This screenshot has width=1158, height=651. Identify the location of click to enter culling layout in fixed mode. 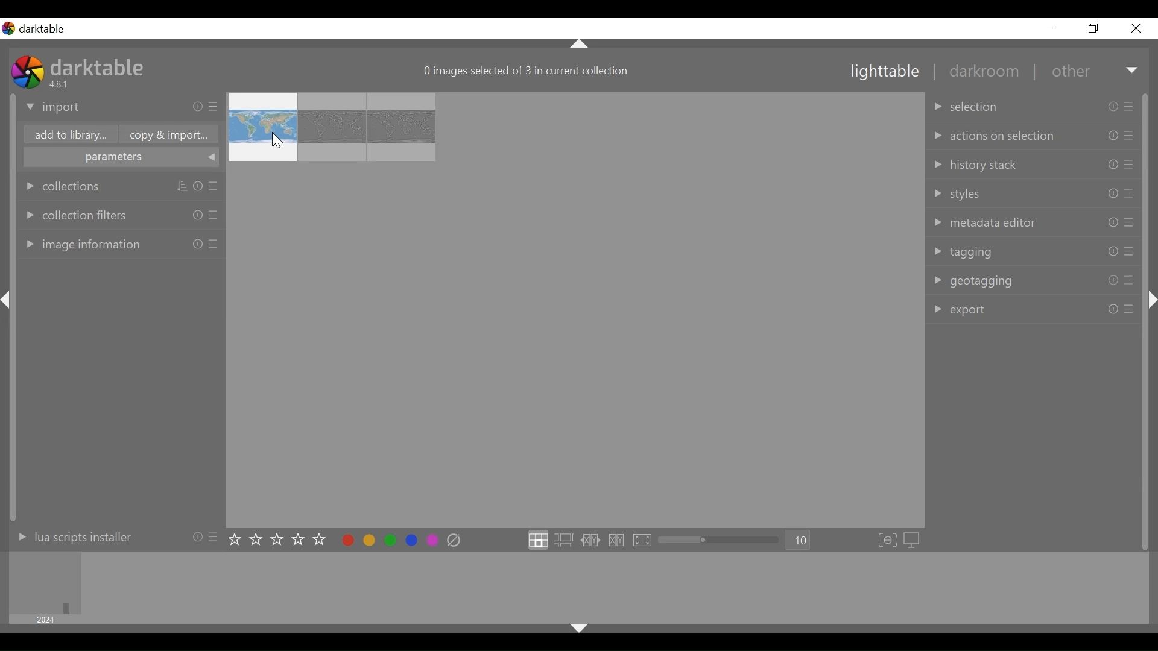
(590, 541).